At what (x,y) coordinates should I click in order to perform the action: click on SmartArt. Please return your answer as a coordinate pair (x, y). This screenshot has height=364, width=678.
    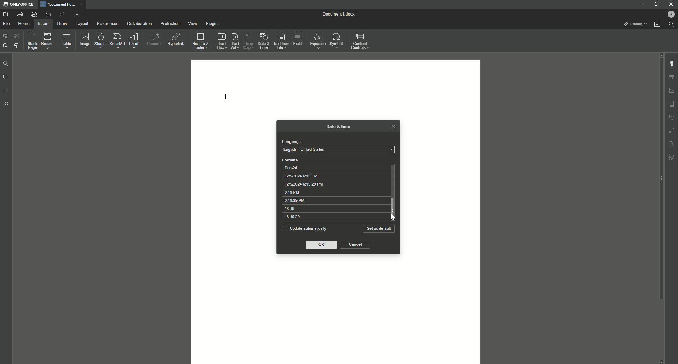
    Looking at the image, I should click on (116, 41).